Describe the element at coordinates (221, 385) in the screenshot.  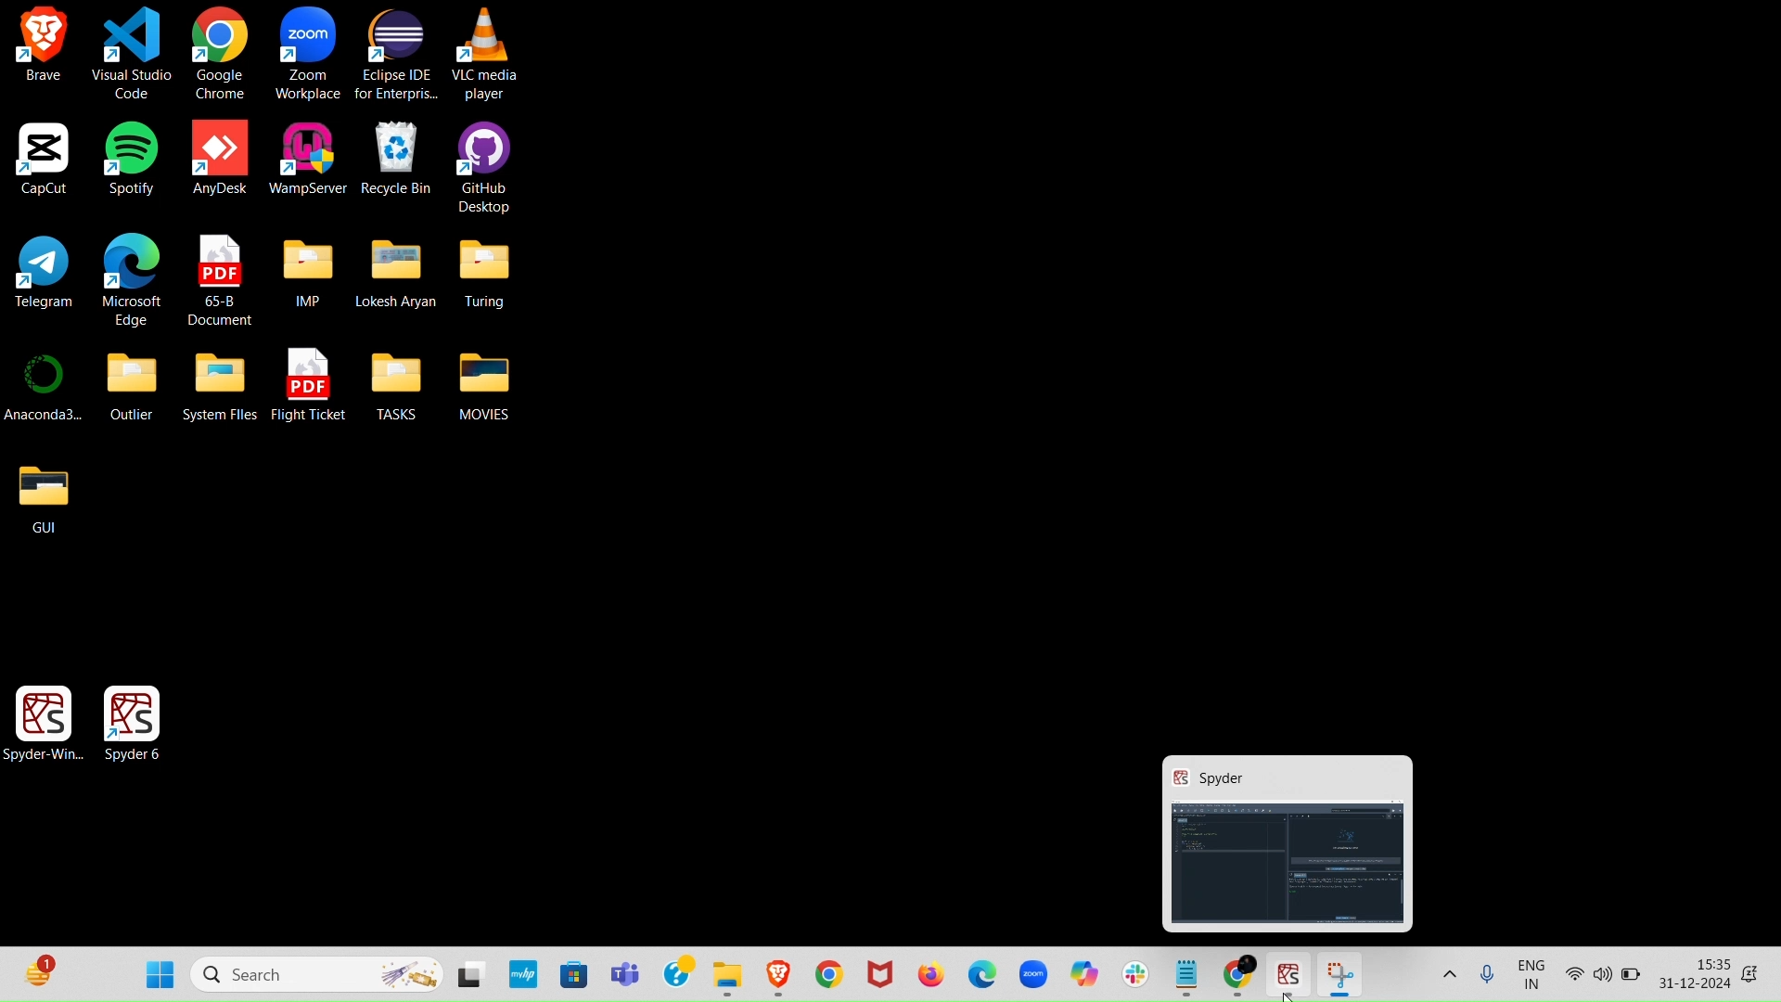
I see `System Files` at that location.